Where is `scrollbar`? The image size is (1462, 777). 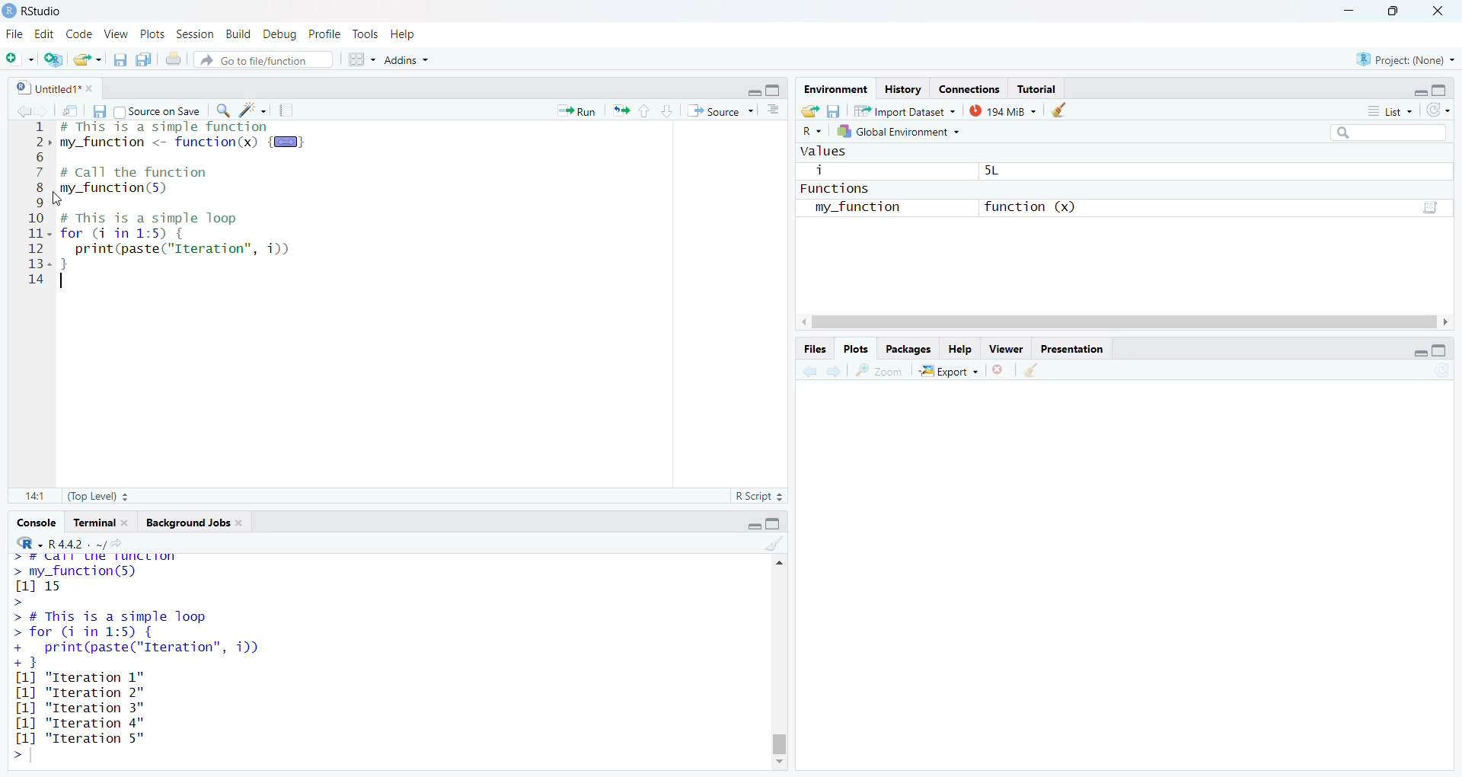
scrollbar is located at coordinates (780, 667).